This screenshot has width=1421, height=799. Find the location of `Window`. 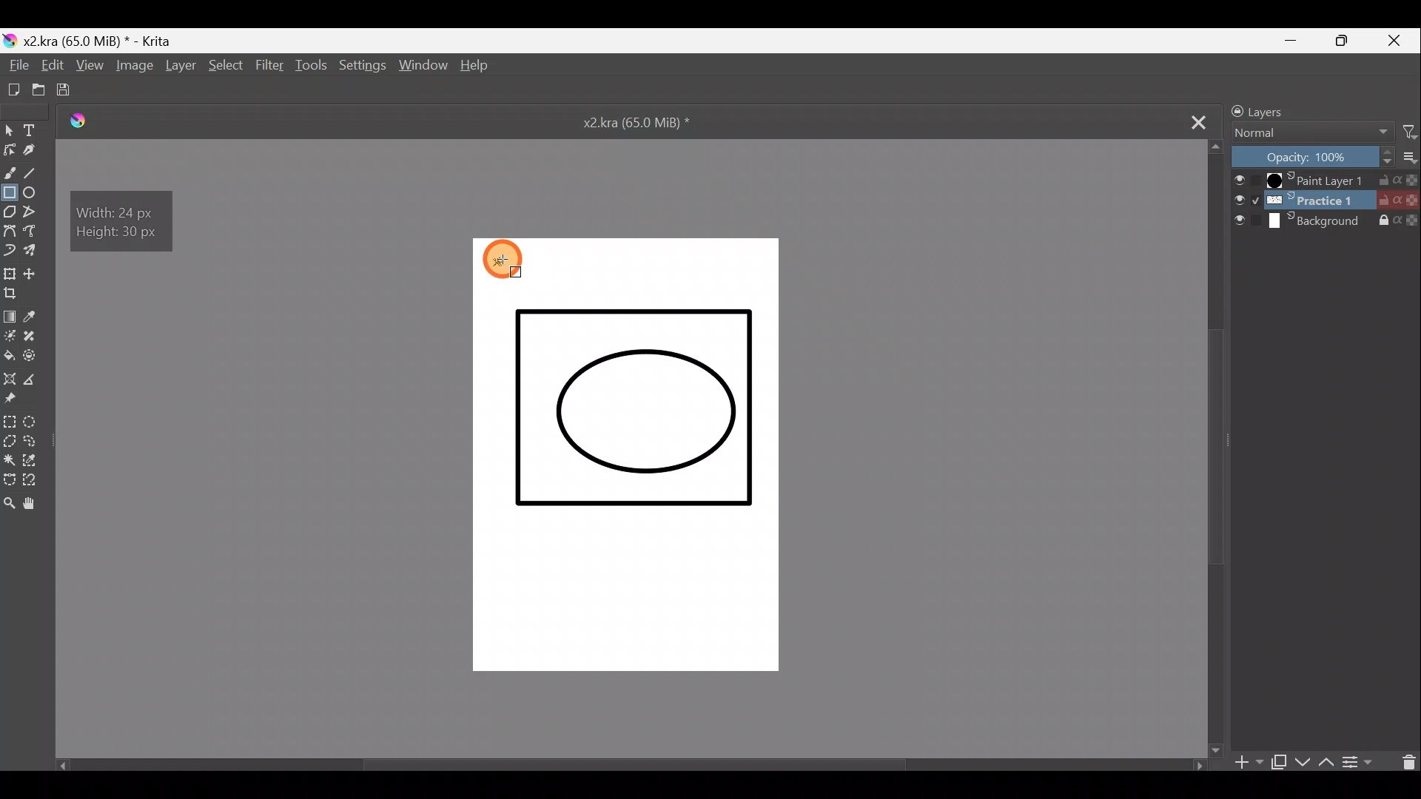

Window is located at coordinates (421, 69).